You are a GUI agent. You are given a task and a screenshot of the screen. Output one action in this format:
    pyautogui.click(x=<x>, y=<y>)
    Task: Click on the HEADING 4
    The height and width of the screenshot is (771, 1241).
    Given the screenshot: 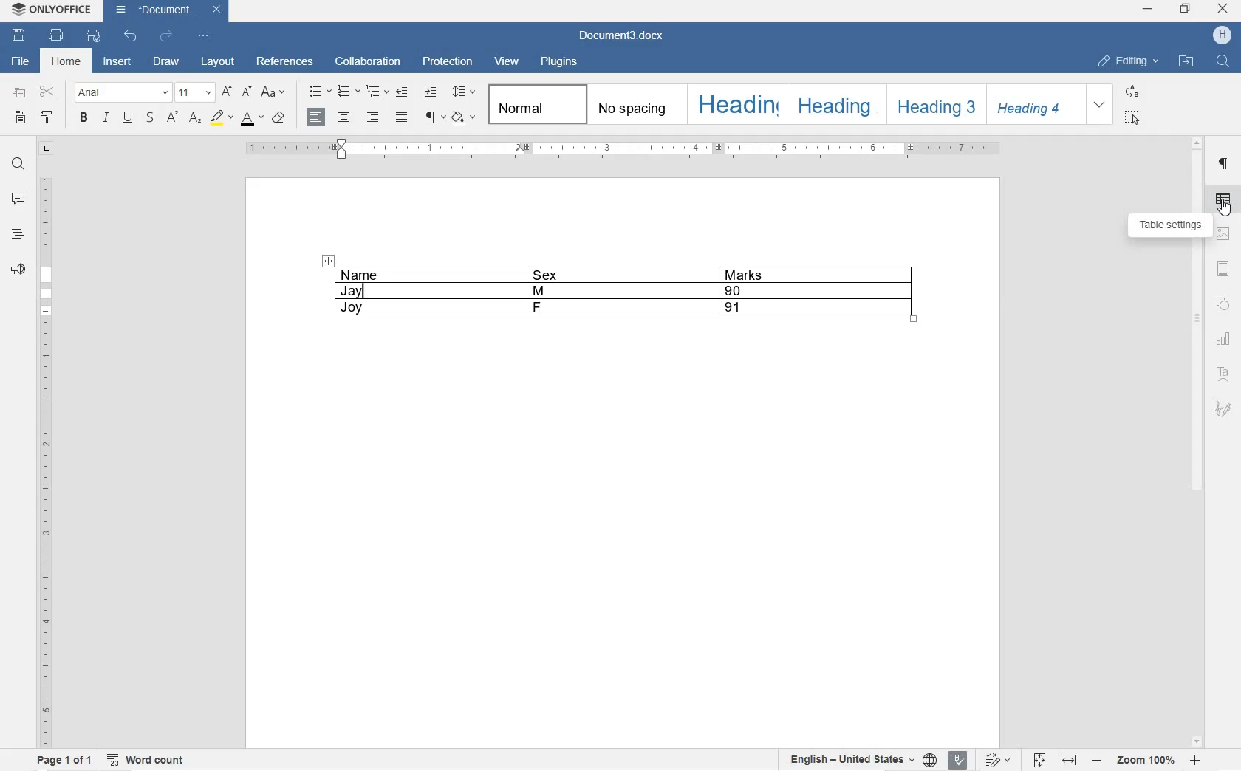 What is the action you would take?
    pyautogui.click(x=1032, y=103)
    